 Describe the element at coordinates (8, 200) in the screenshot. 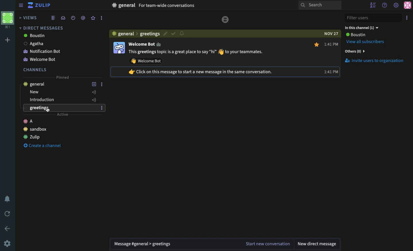

I see `Notification` at that location.